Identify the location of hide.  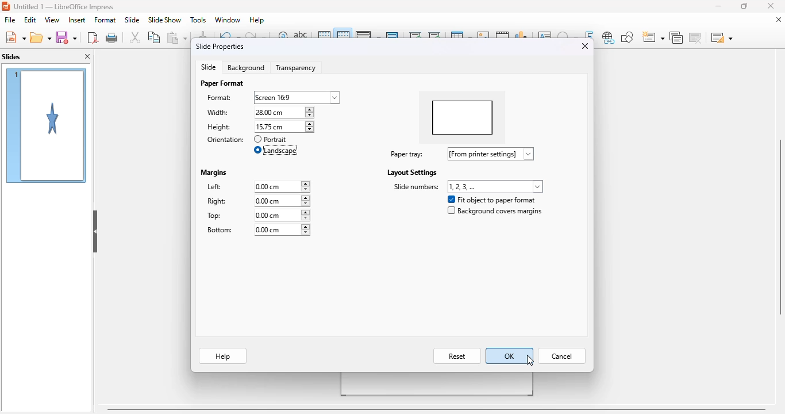
(95, 231).